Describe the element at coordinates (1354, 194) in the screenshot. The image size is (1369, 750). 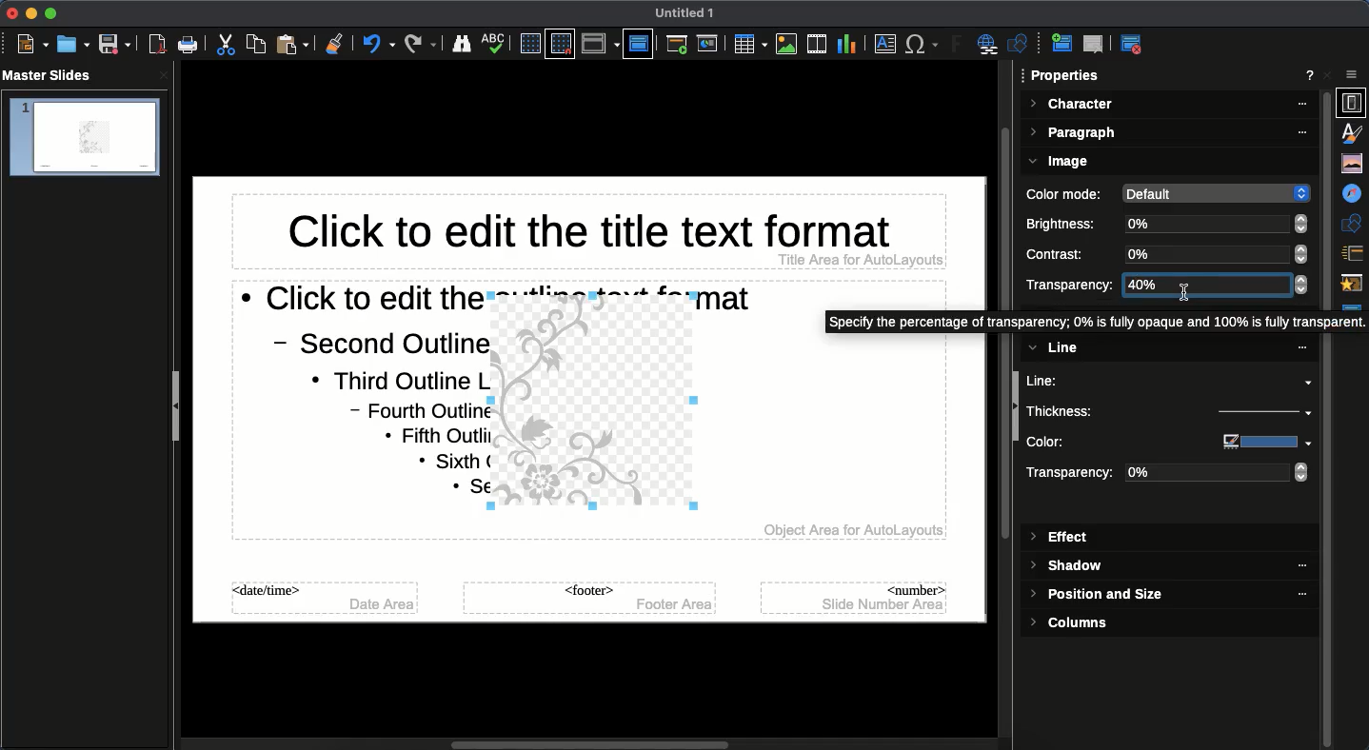
I see `Navigator` at that location.